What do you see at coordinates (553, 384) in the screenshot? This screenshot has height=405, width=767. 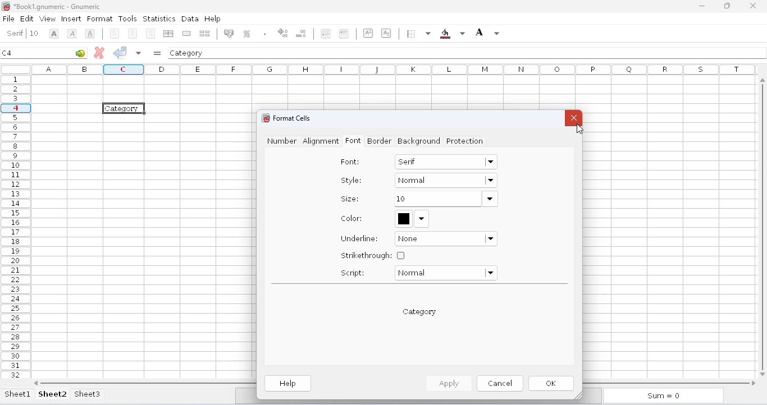 I see `OK` at bounding box center [553, 384].